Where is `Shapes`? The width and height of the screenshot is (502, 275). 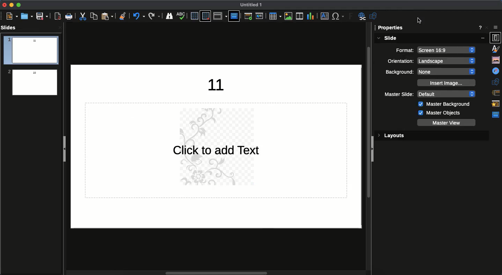 Shapes is located at coordinates (374, 17).